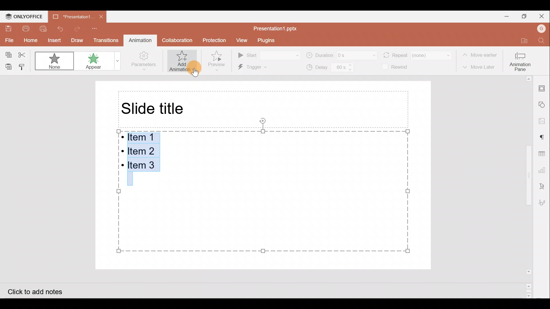  I want to click on Minimize, so click(502, 16).